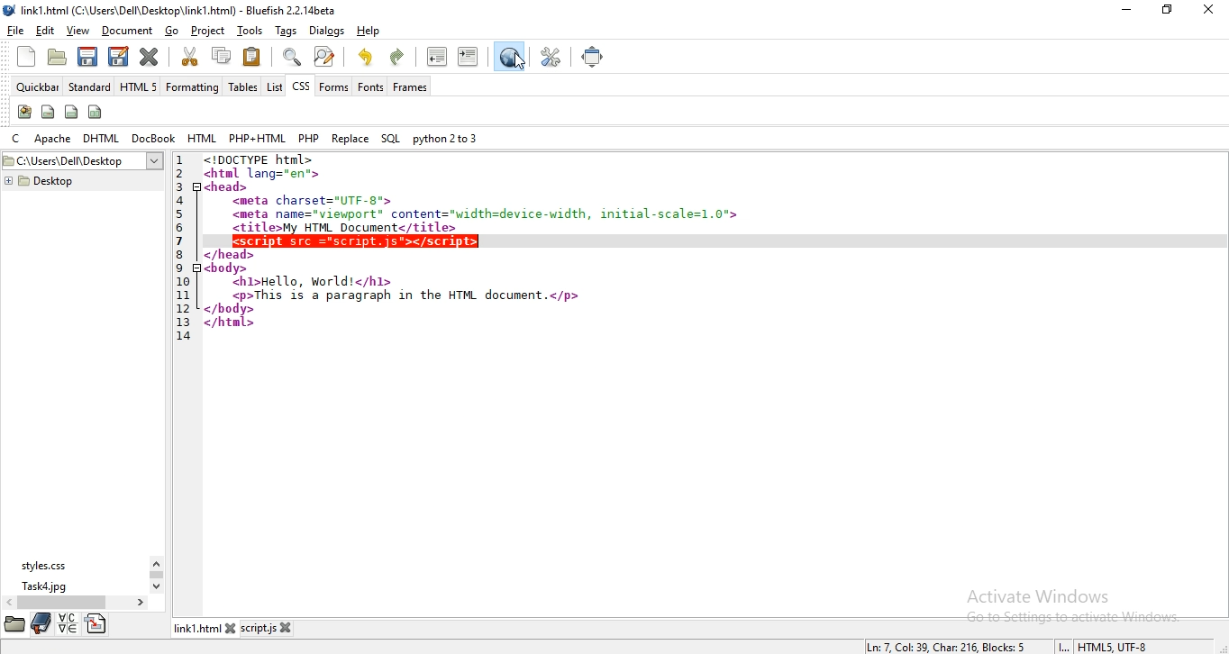 The height and width of the screenshot is (654, 1229). Describe the element at coordinates (183, 322) in the screenshot. I see `13` at that location.